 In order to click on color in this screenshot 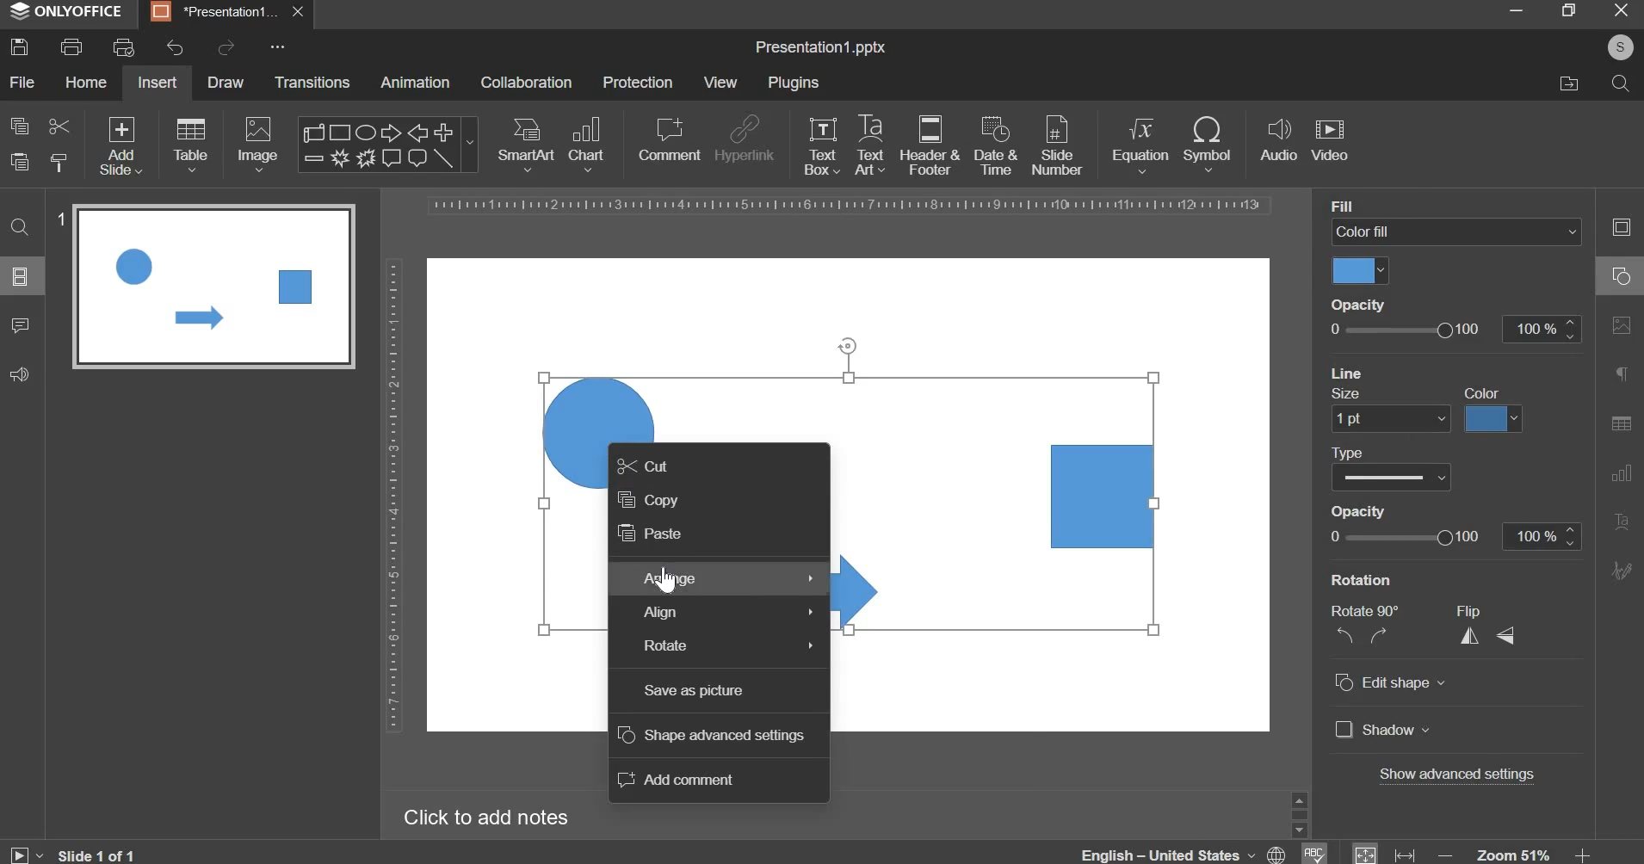, I will do `click(1488, 392)`.